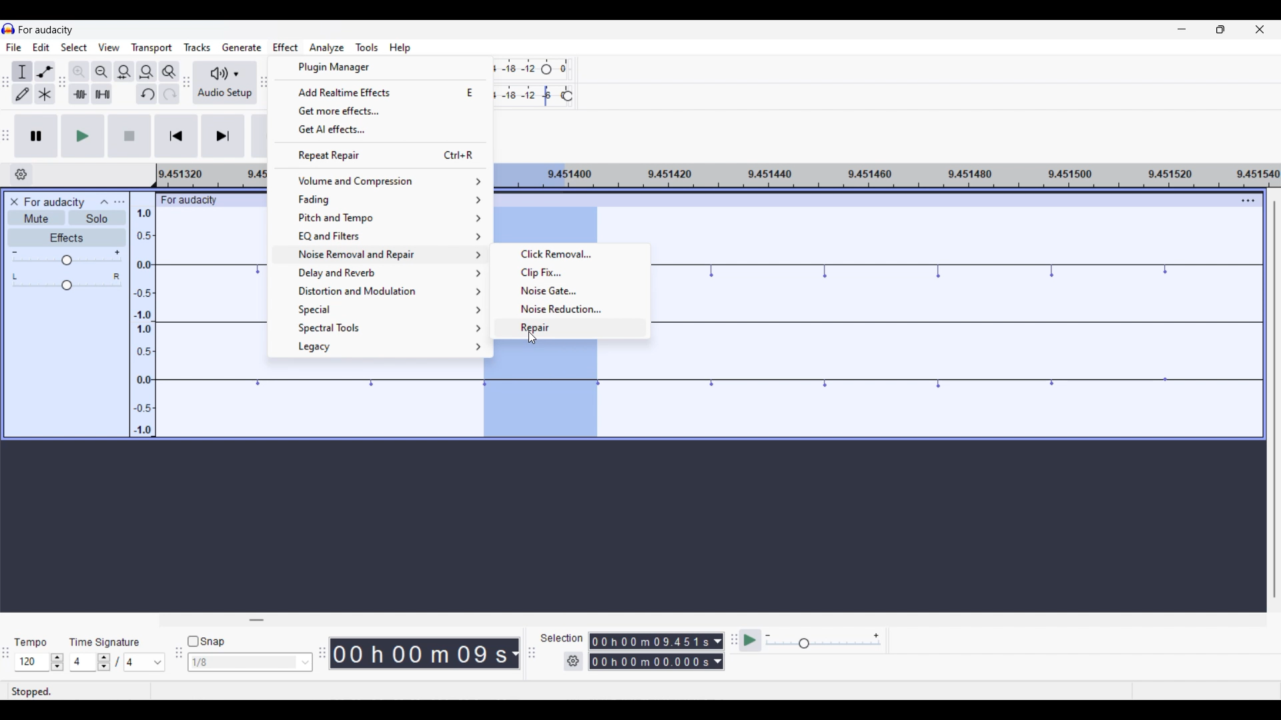 The width and height of the screenshot is (1281, 720). I want to click on Record/Record new track, so click(260, 136).